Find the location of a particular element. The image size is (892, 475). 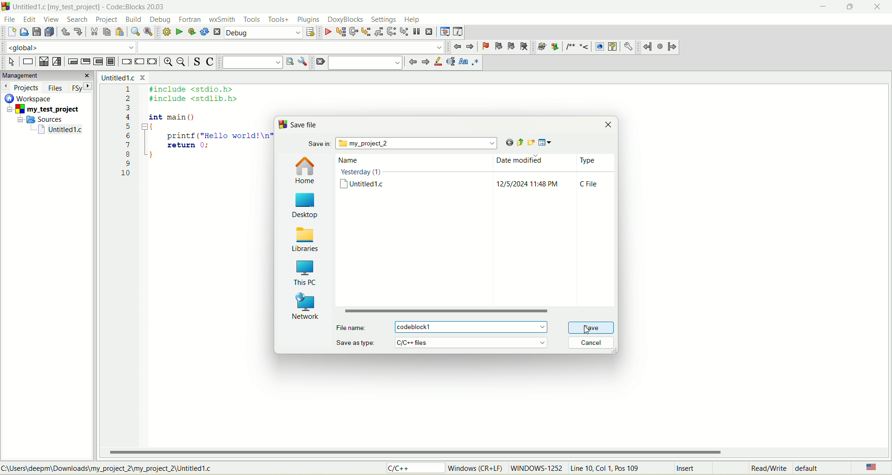

jump forward is located at coordinates (424, 63).